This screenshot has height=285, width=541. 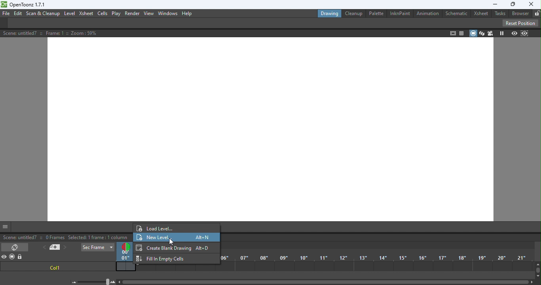 I want to click on Minimize, so click(x=493, y=5).